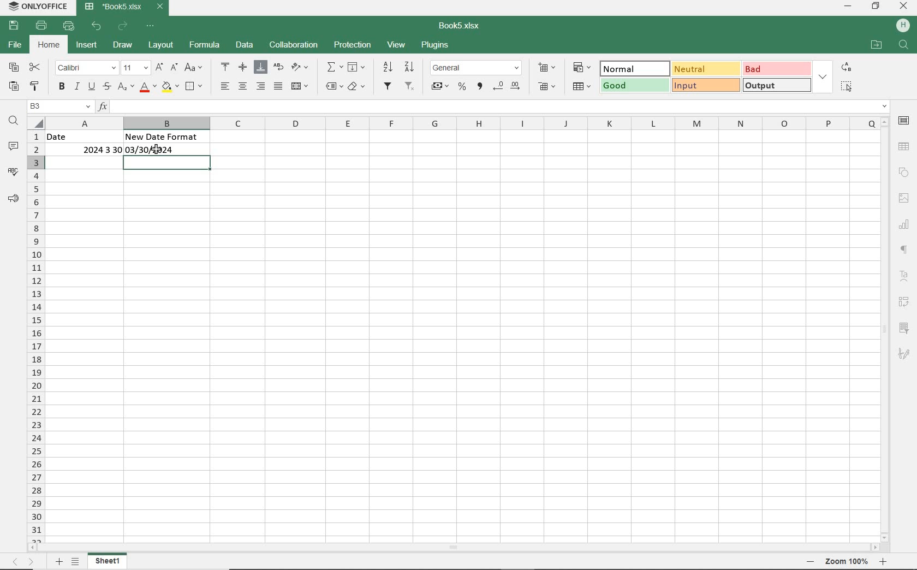  What do you see at coordinates (409, 87) in the screenshot?
I see `REMOVE FILTER` at bounding box center [409, 87].